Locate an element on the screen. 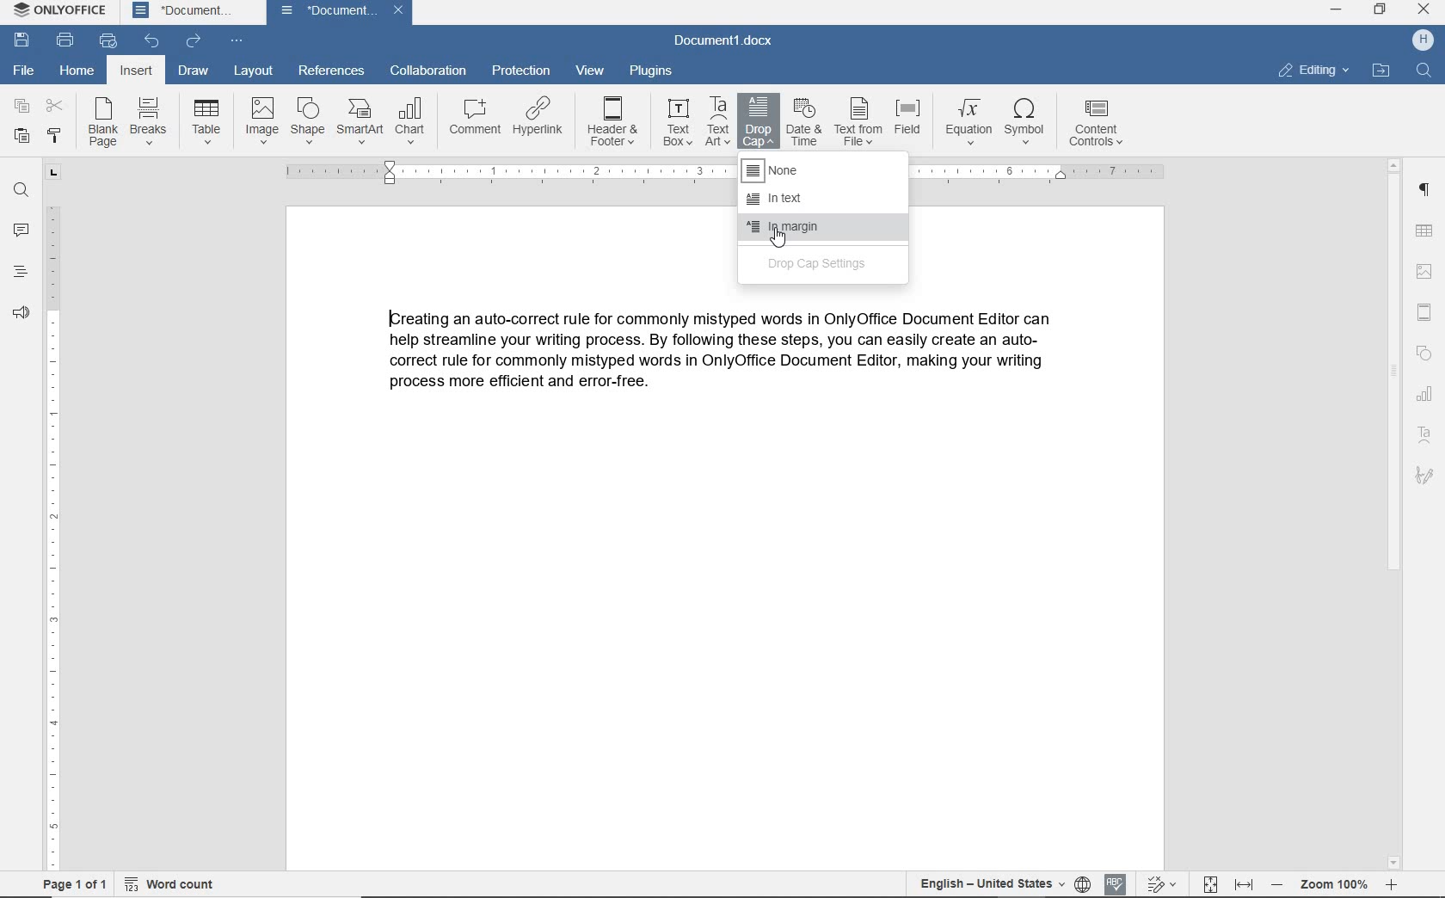 The height and width of the screenshot is (898, 1445). plugins is located at coordinates (653, 72).